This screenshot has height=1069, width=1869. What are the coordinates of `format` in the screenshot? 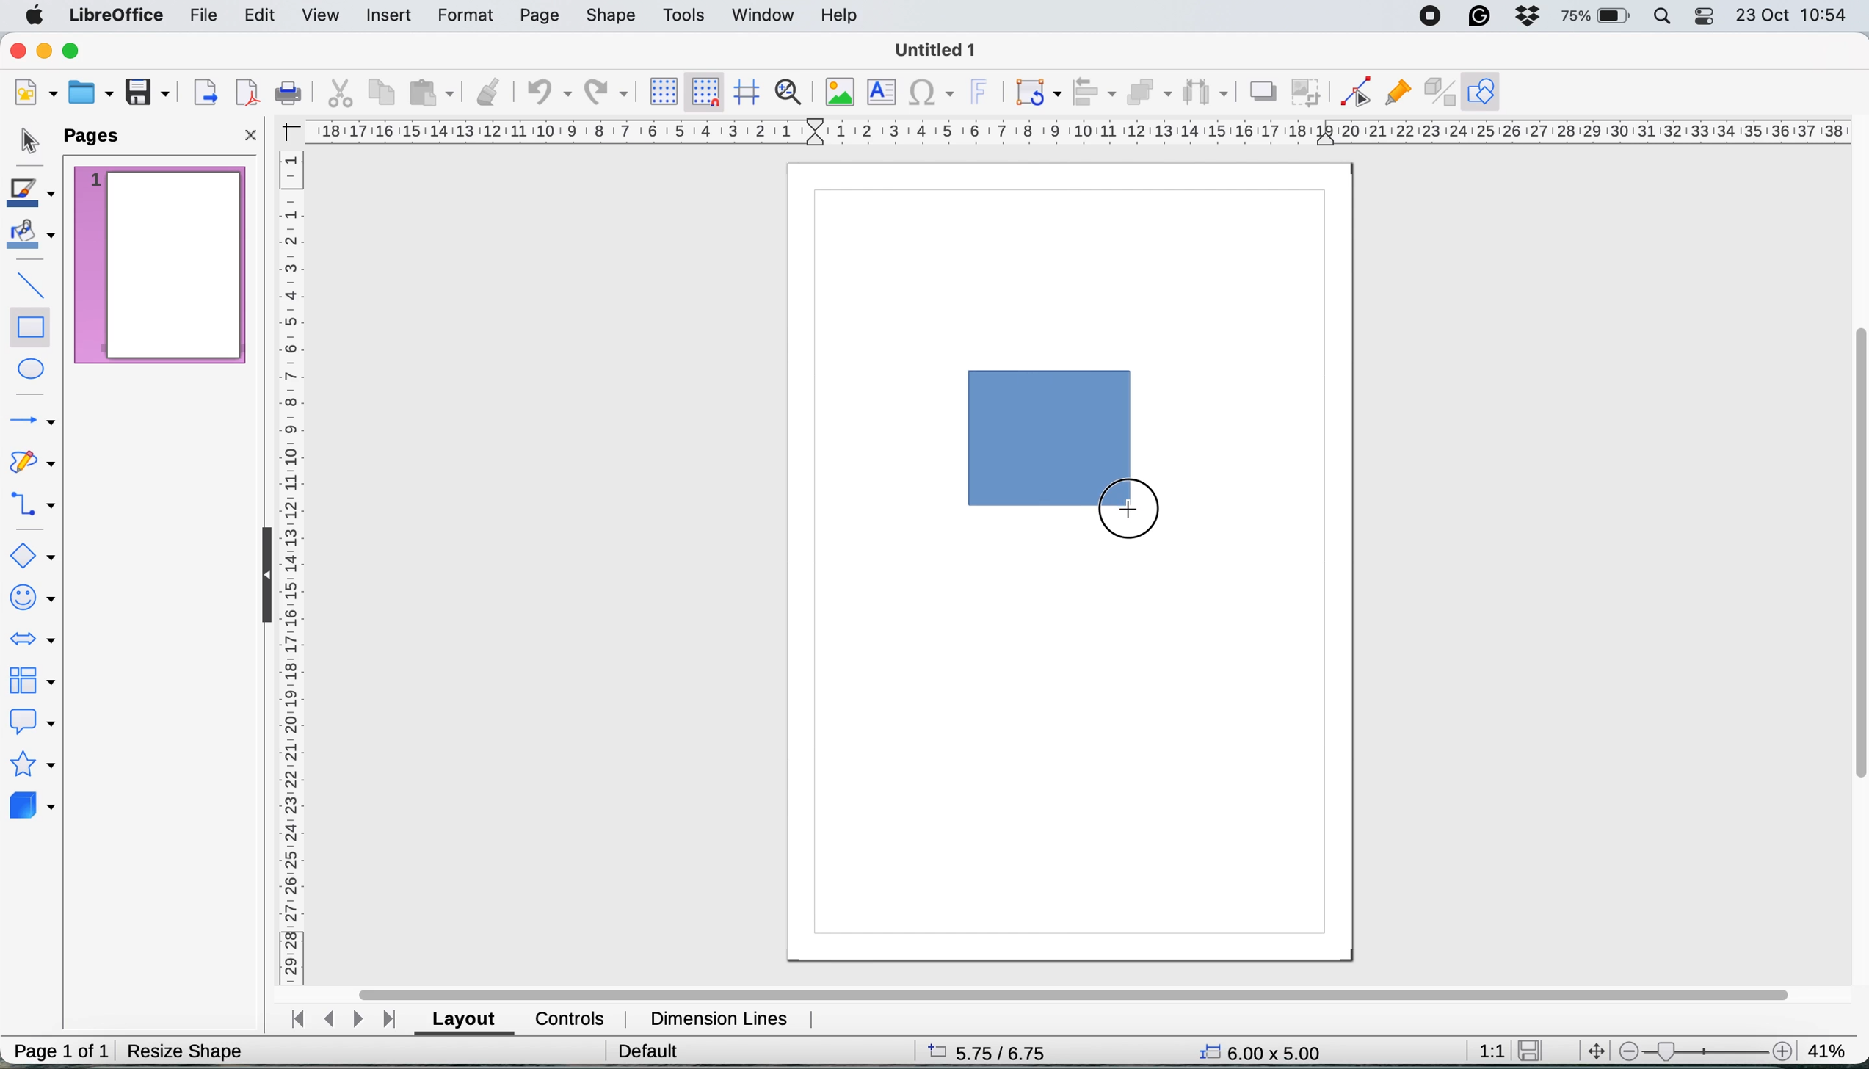 It's located at (464, 13).